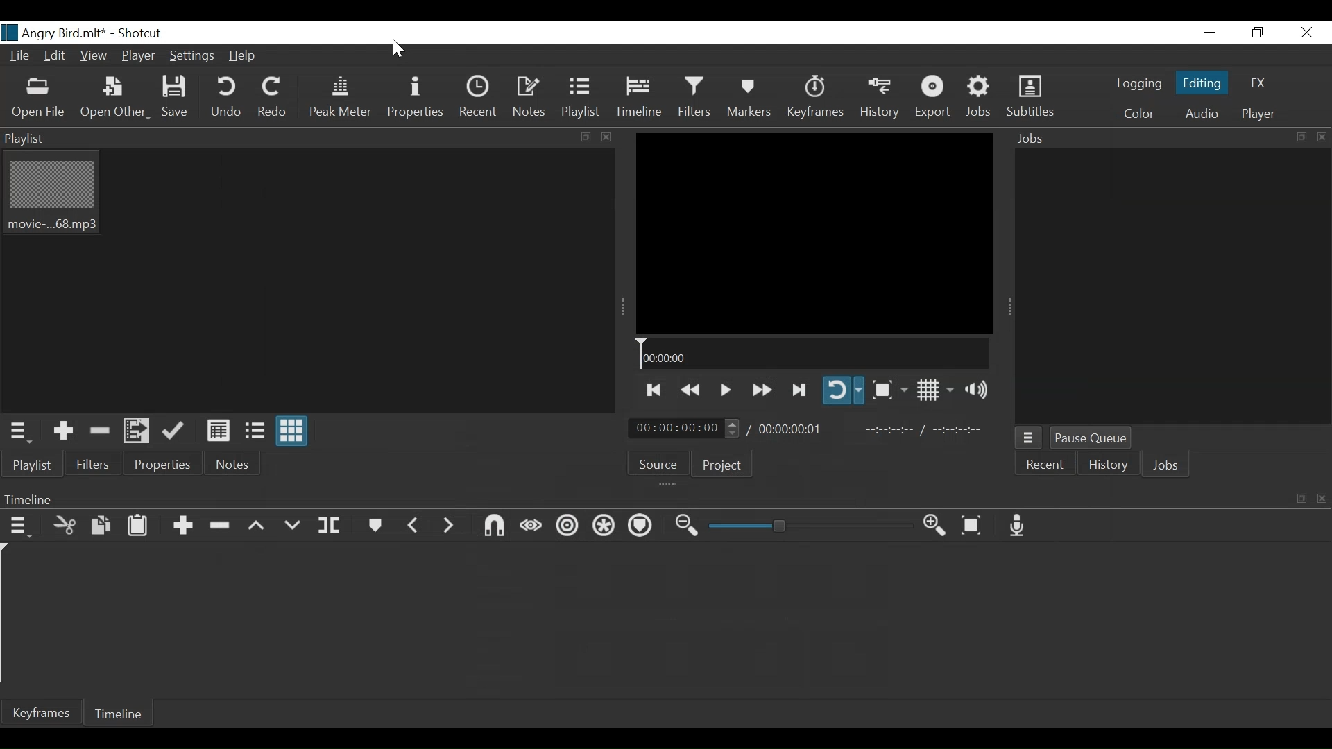  I want to click on Ripple , so click(565, 526).